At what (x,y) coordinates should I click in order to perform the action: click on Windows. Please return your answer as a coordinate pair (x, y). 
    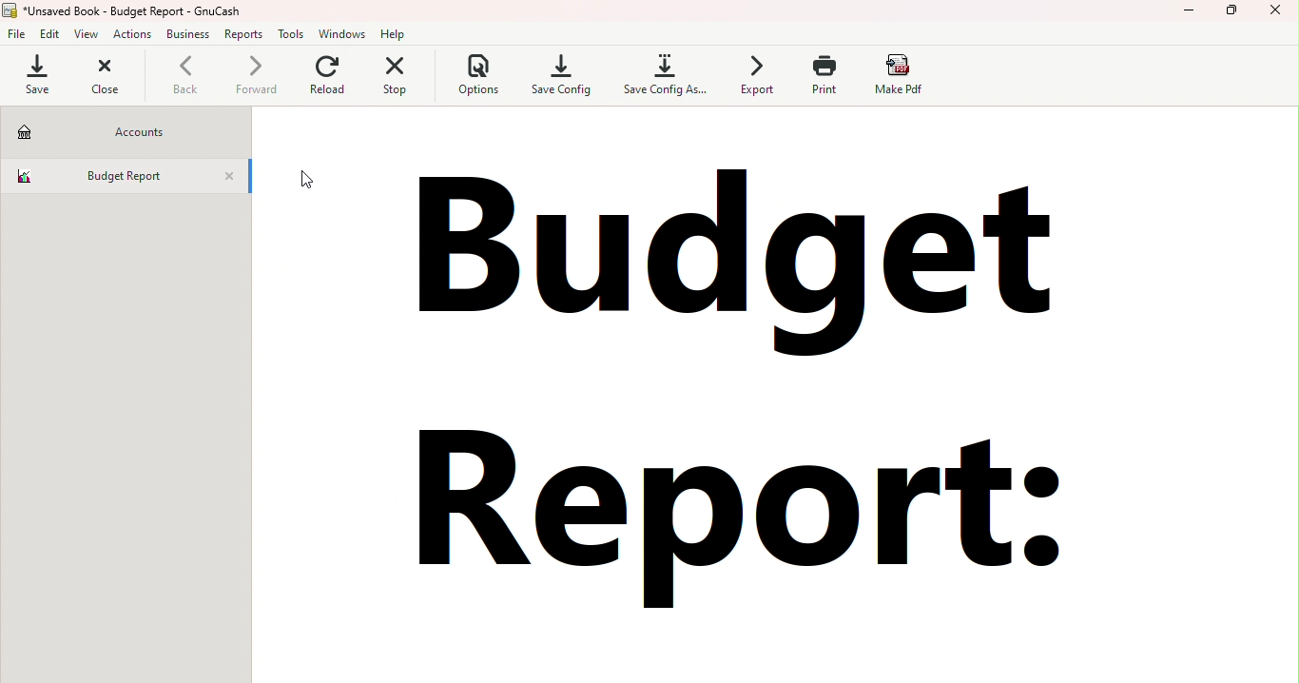
    Looking at the image, I should click on (344, 32).